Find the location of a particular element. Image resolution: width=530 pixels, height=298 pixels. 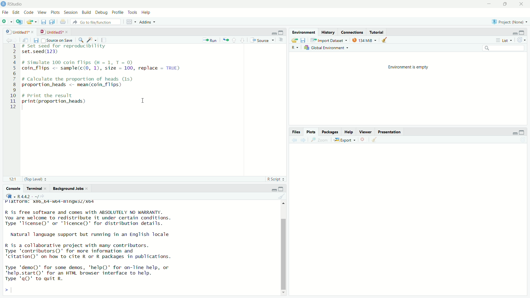

list is located at coordinates (505, 41).